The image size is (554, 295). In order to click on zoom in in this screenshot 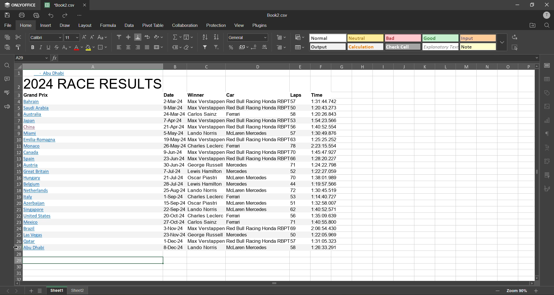, I will do `click(537, 291)`.